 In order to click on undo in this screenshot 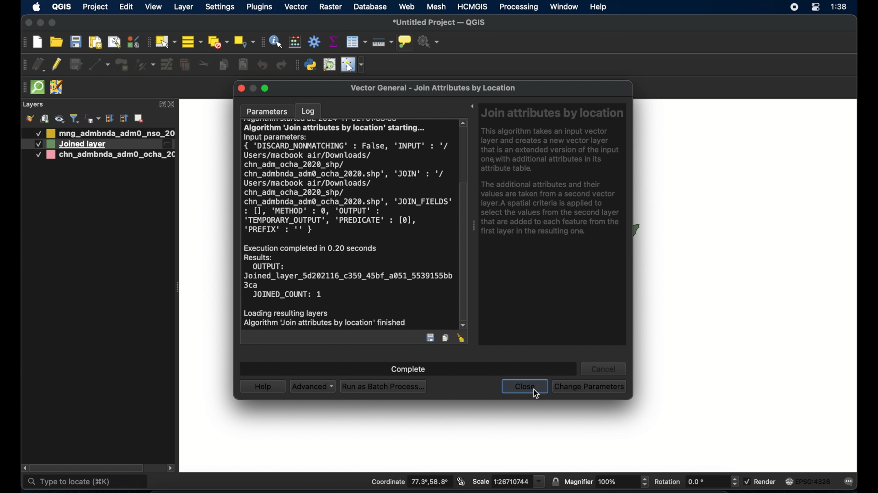, I will do `click(262, 65)`.